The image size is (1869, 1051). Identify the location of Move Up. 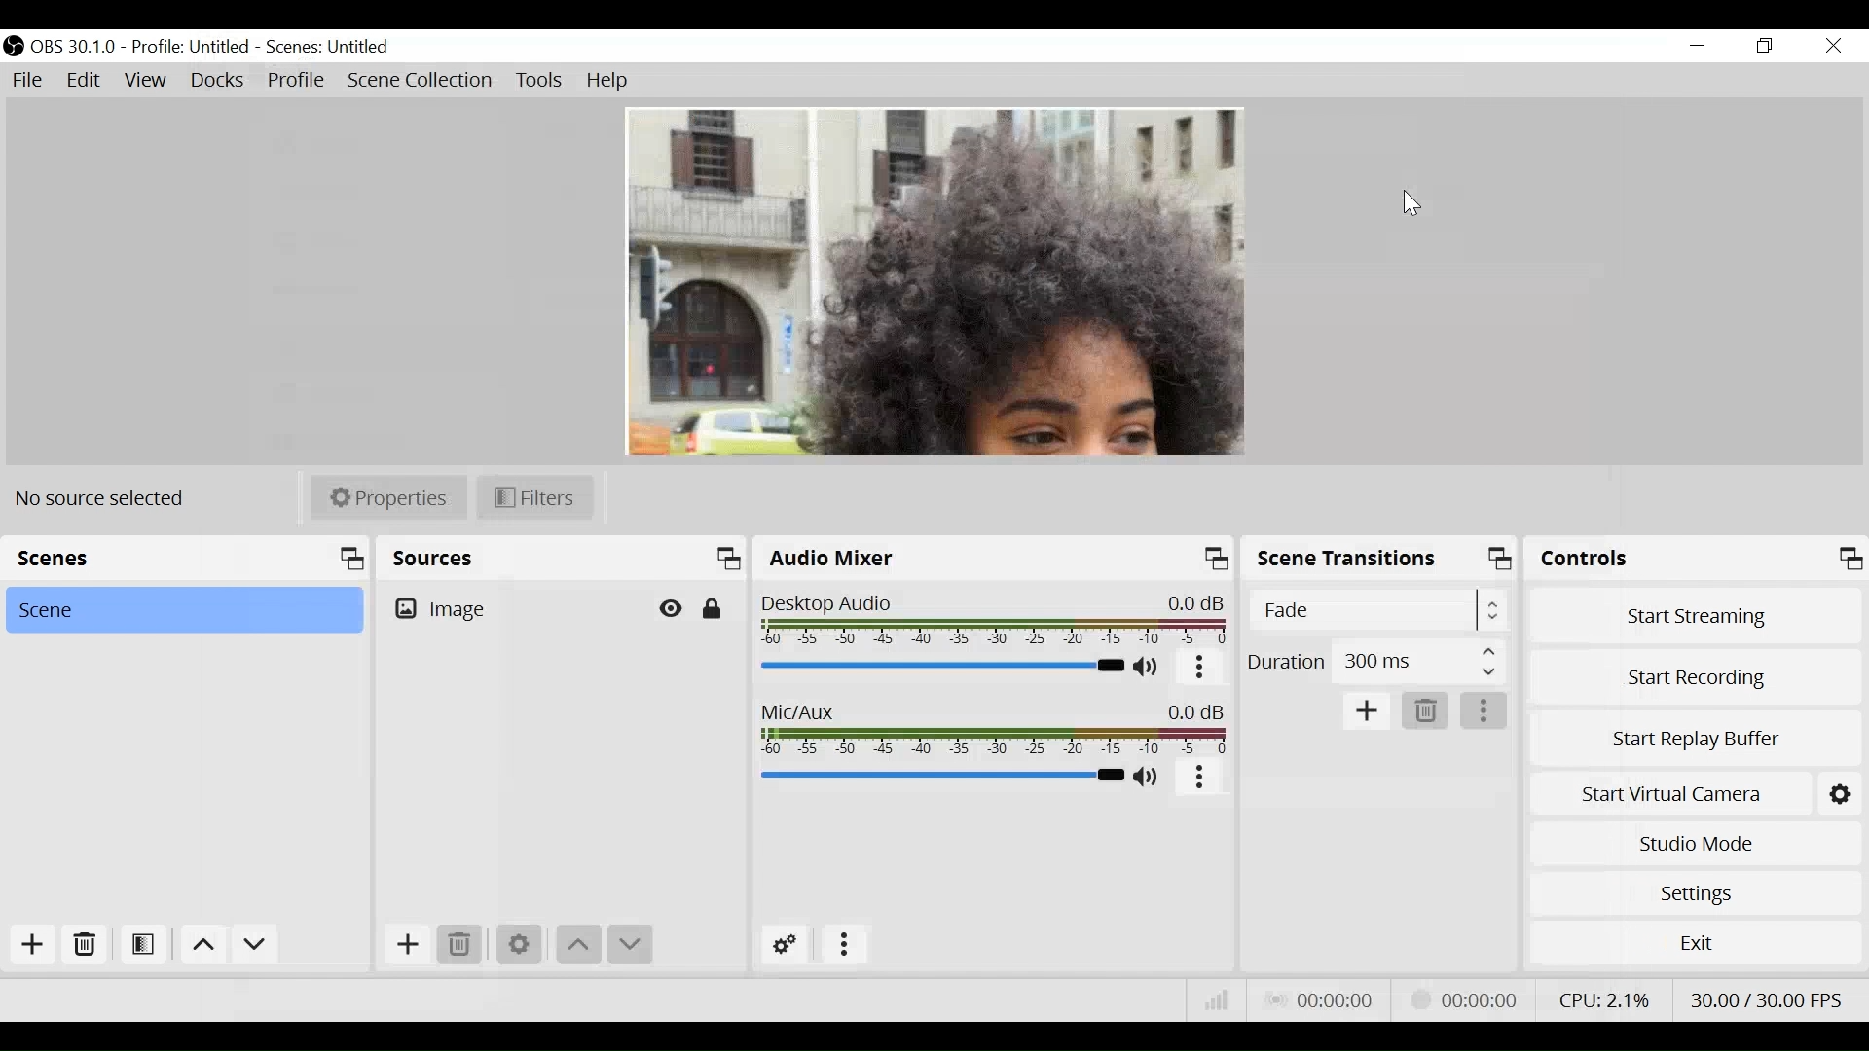
(576, 944).